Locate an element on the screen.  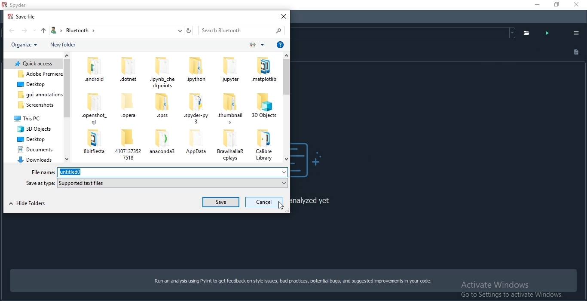
save file is located at coordinates (22, 16).